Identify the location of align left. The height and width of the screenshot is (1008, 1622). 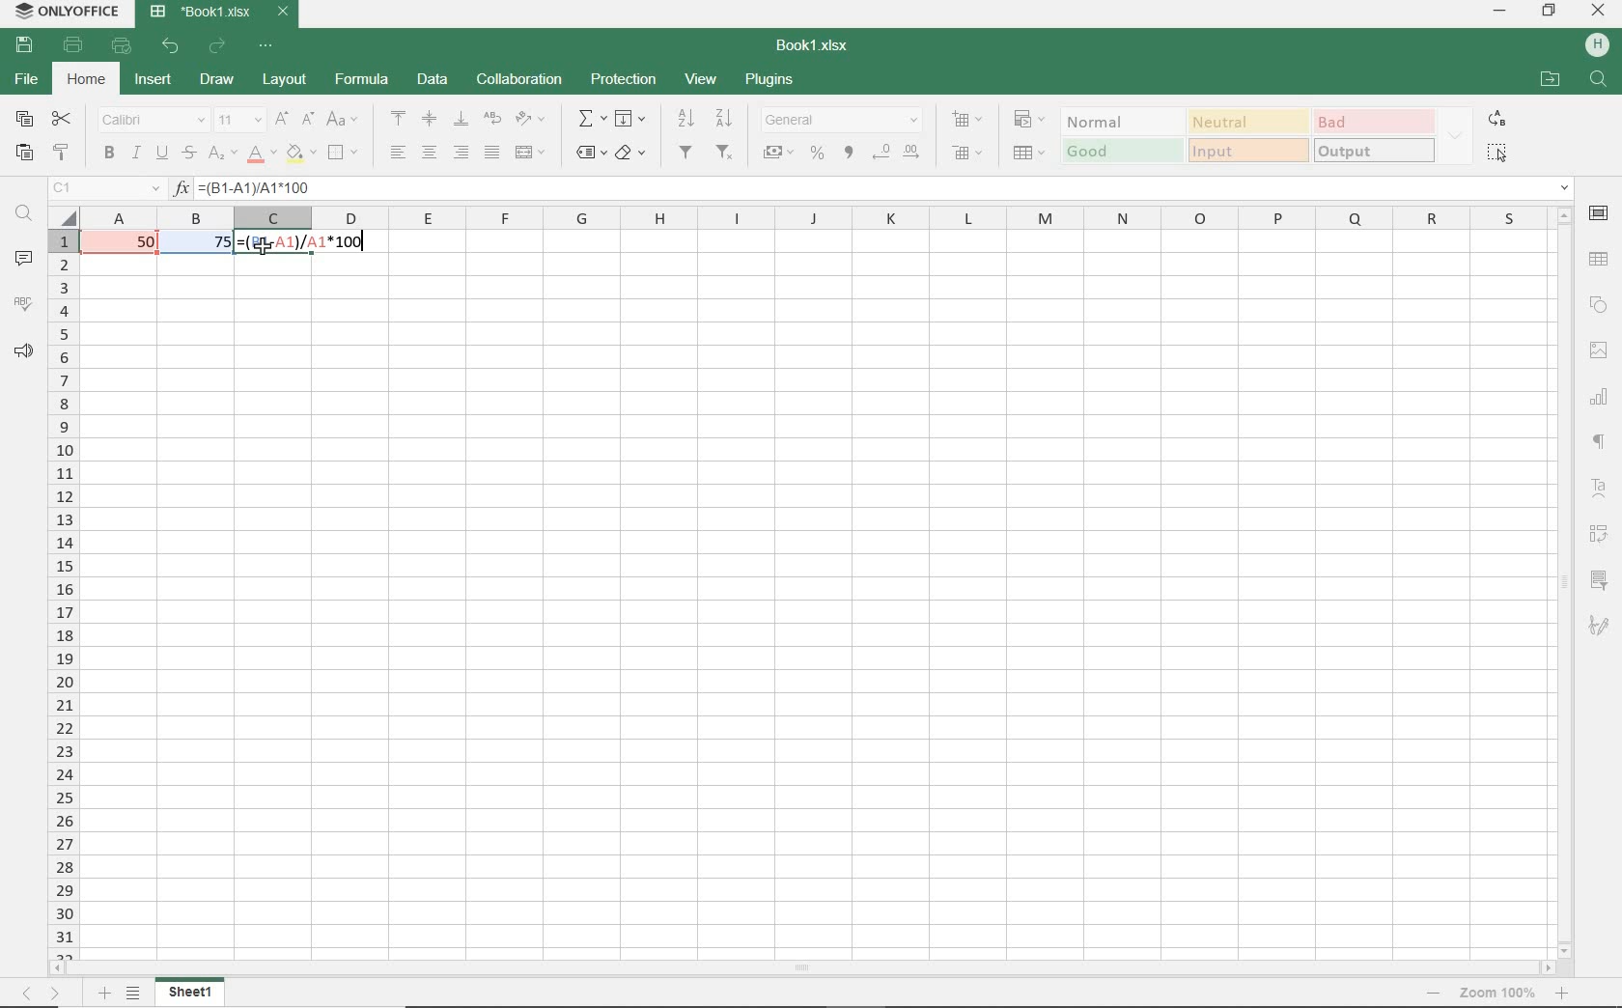
(397, 152).